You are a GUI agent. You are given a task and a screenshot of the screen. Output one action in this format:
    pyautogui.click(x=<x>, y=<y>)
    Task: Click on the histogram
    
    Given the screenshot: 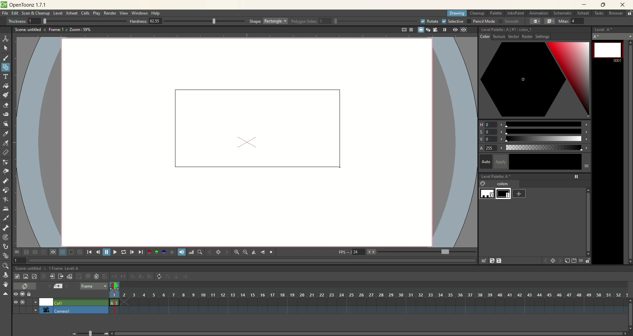 What is the action you would take?
    pyautogui.click(x=191, y=252)
    